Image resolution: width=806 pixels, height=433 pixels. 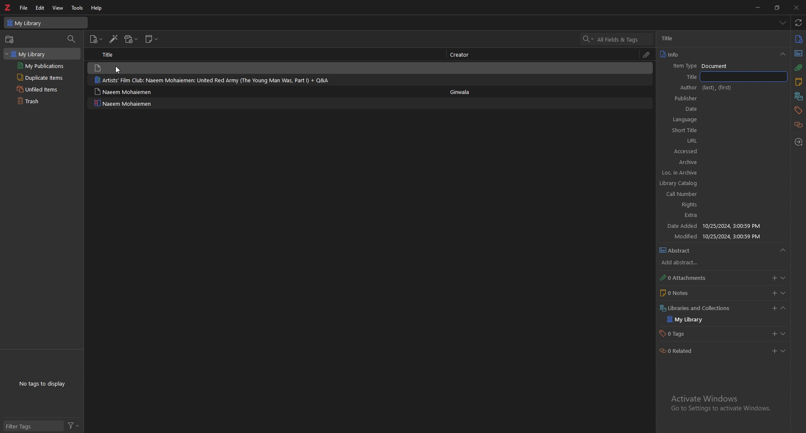 I want to click on encyclopedia title, so click(x=682, y=99).